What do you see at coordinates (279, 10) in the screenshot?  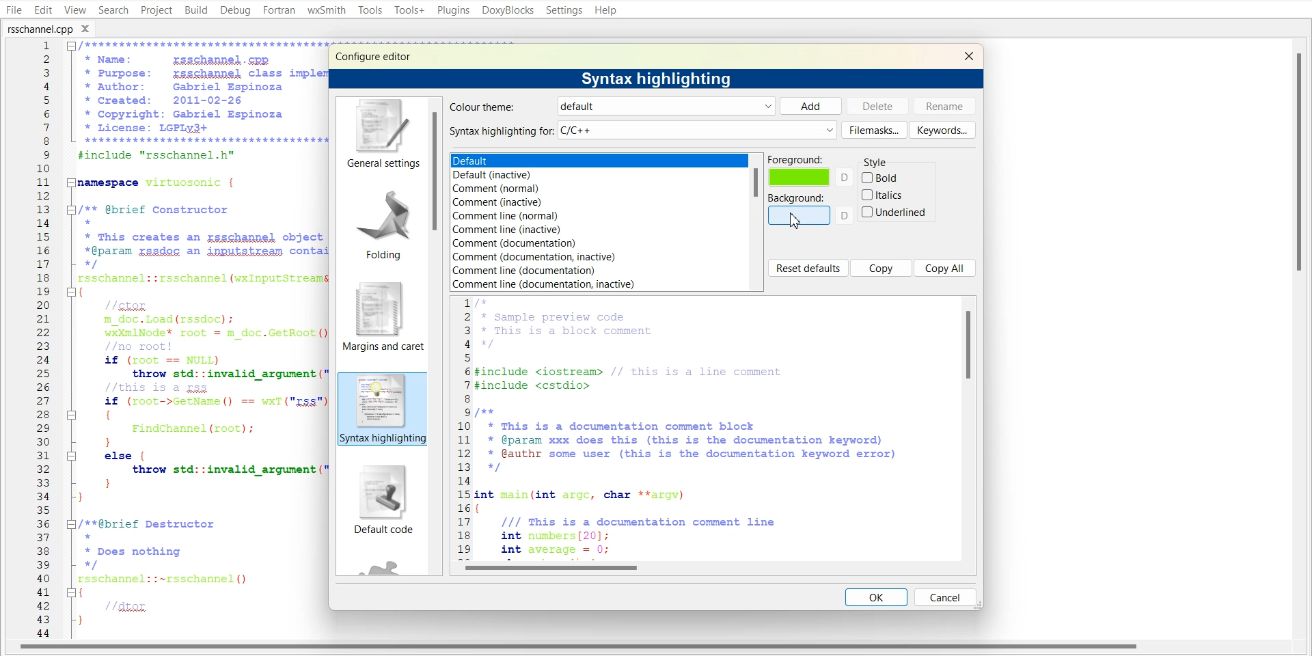 I see `Fortran` at bounding box center [279, 10].